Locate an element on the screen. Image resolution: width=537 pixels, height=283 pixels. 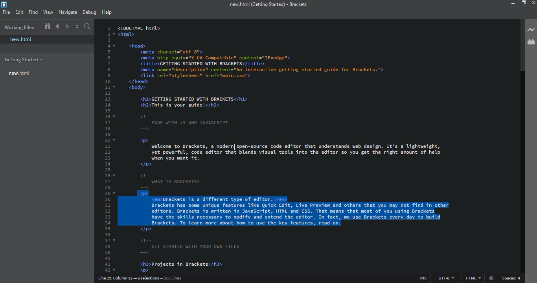
code is located at coordinates (287, 105).